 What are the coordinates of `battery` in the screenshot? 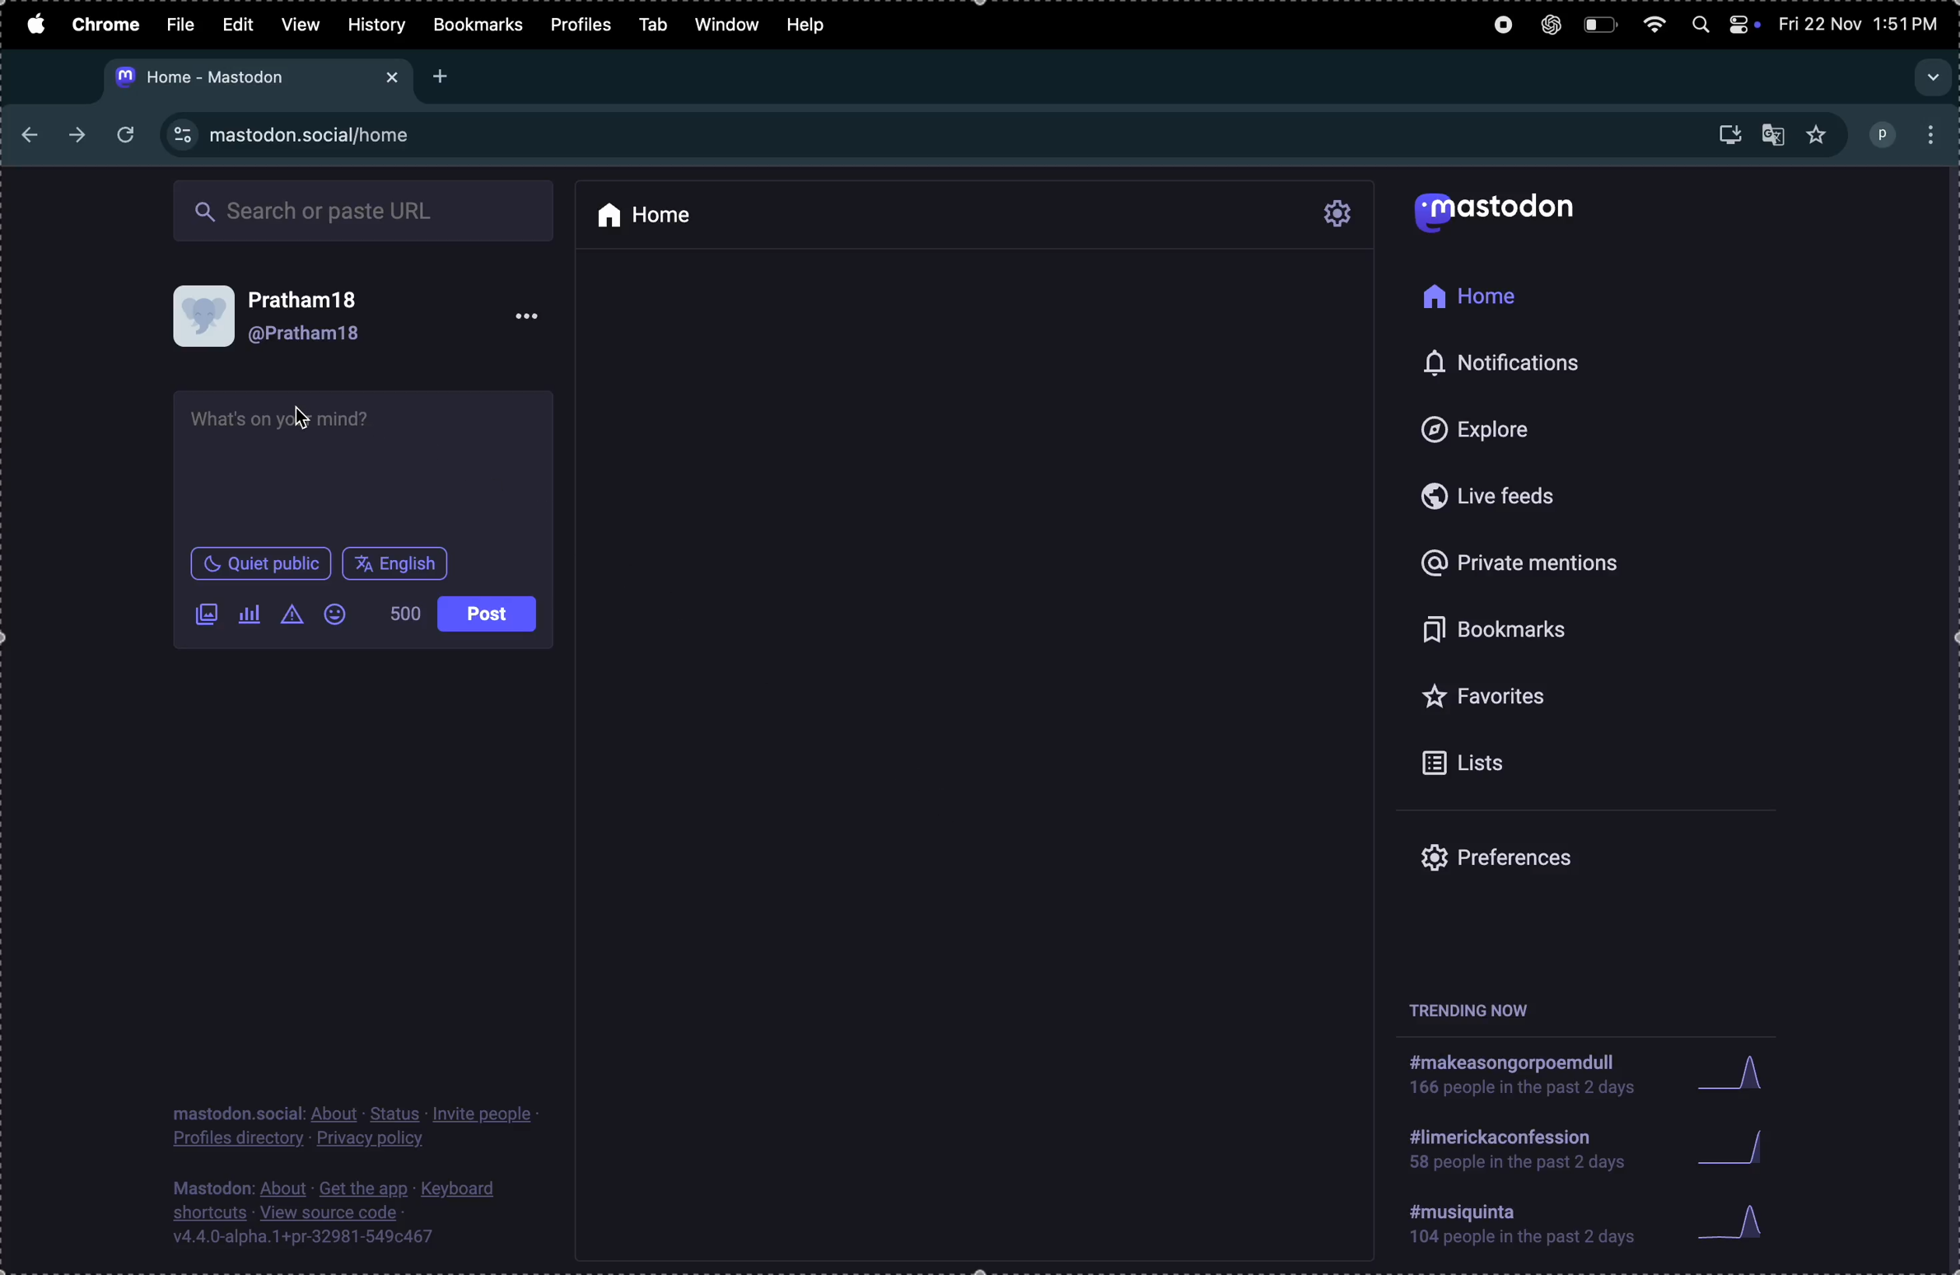 It's located at (1597, 22).